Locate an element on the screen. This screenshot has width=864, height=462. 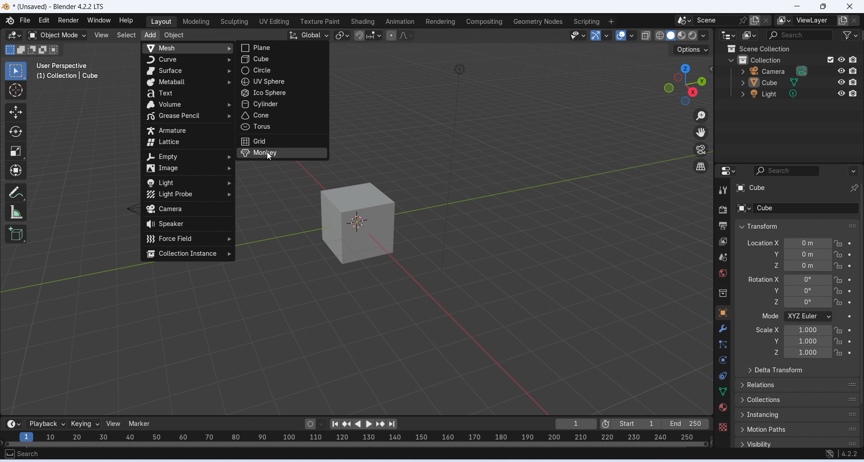
animate property is located at coordinates (849, 280).